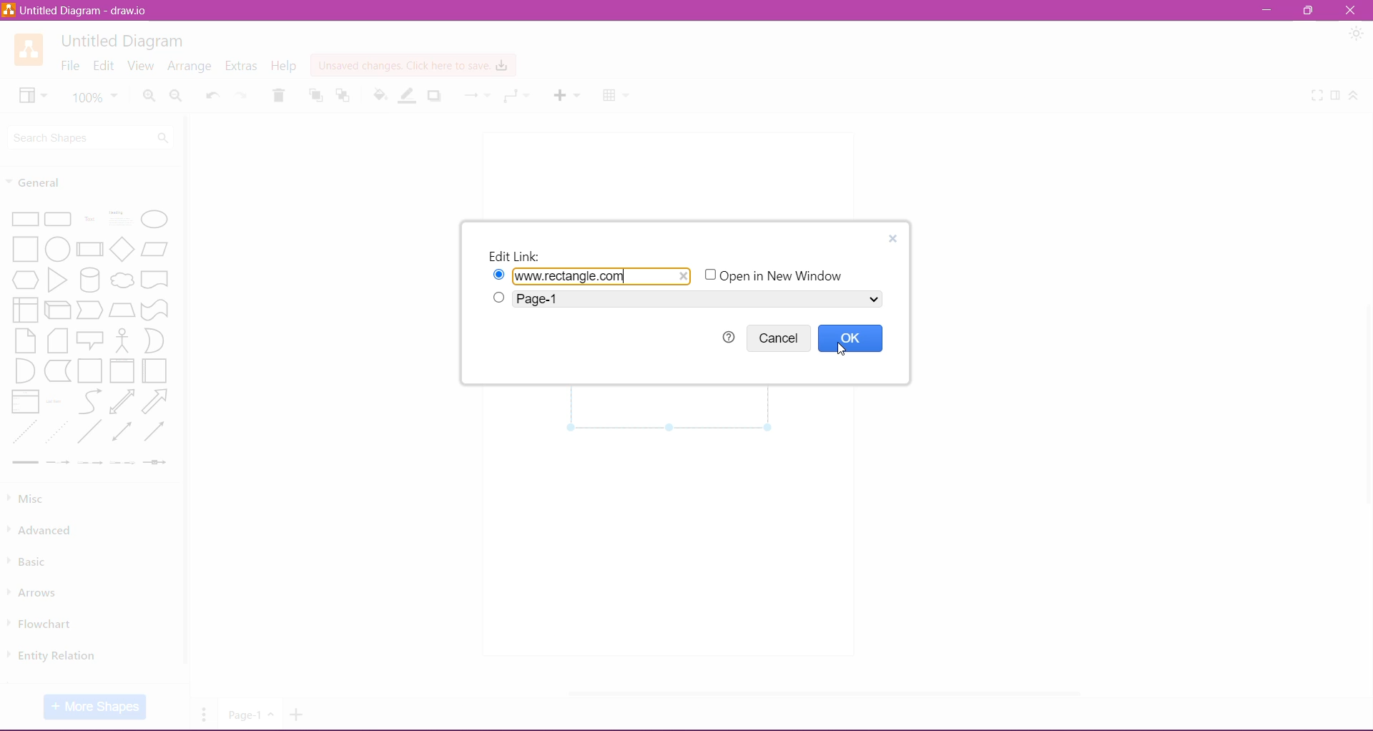  What do you see at coordinates (409, 96) in the screenshot?
I see `Line Color` at bounding box center [409, 96].